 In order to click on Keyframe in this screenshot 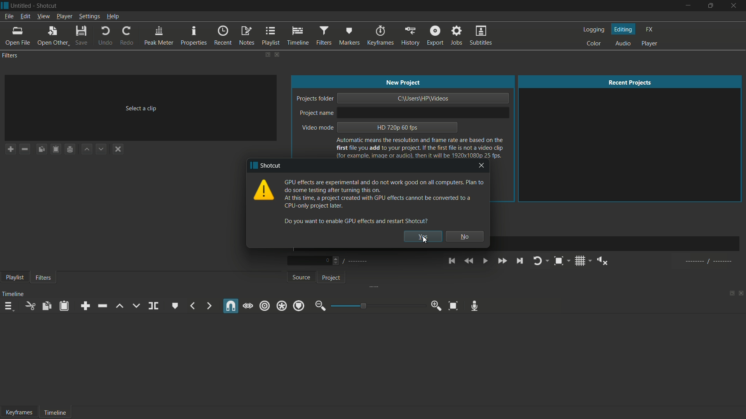, I will do `click(17, 412)`.